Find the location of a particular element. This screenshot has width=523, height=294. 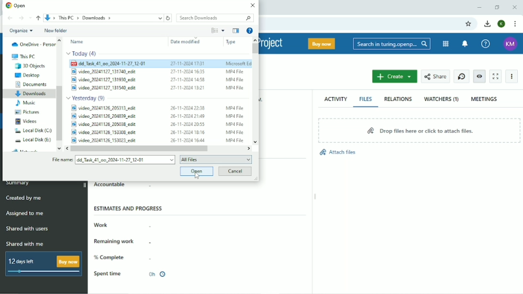

KM is located at coordinates (511, 44).